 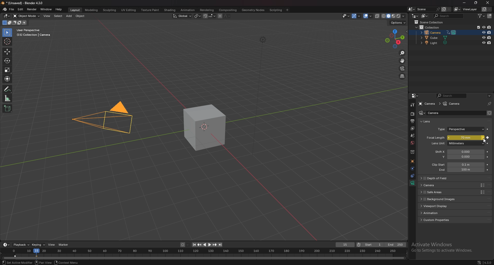 I want to click on disable in renders, so click(x=490, y=27).